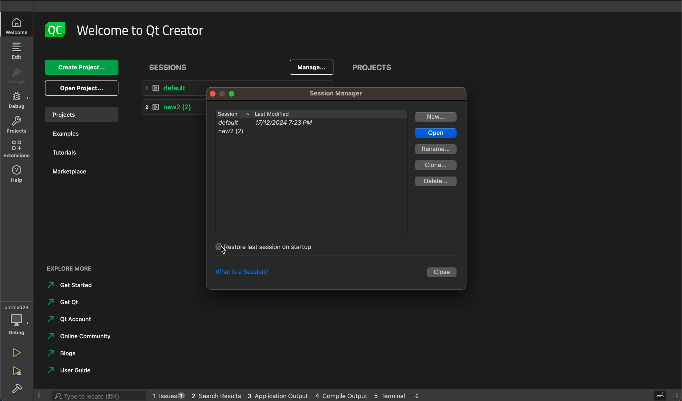 The height and width of the screenshot is (401, 682). I want to click on manager, so click(339, 94).